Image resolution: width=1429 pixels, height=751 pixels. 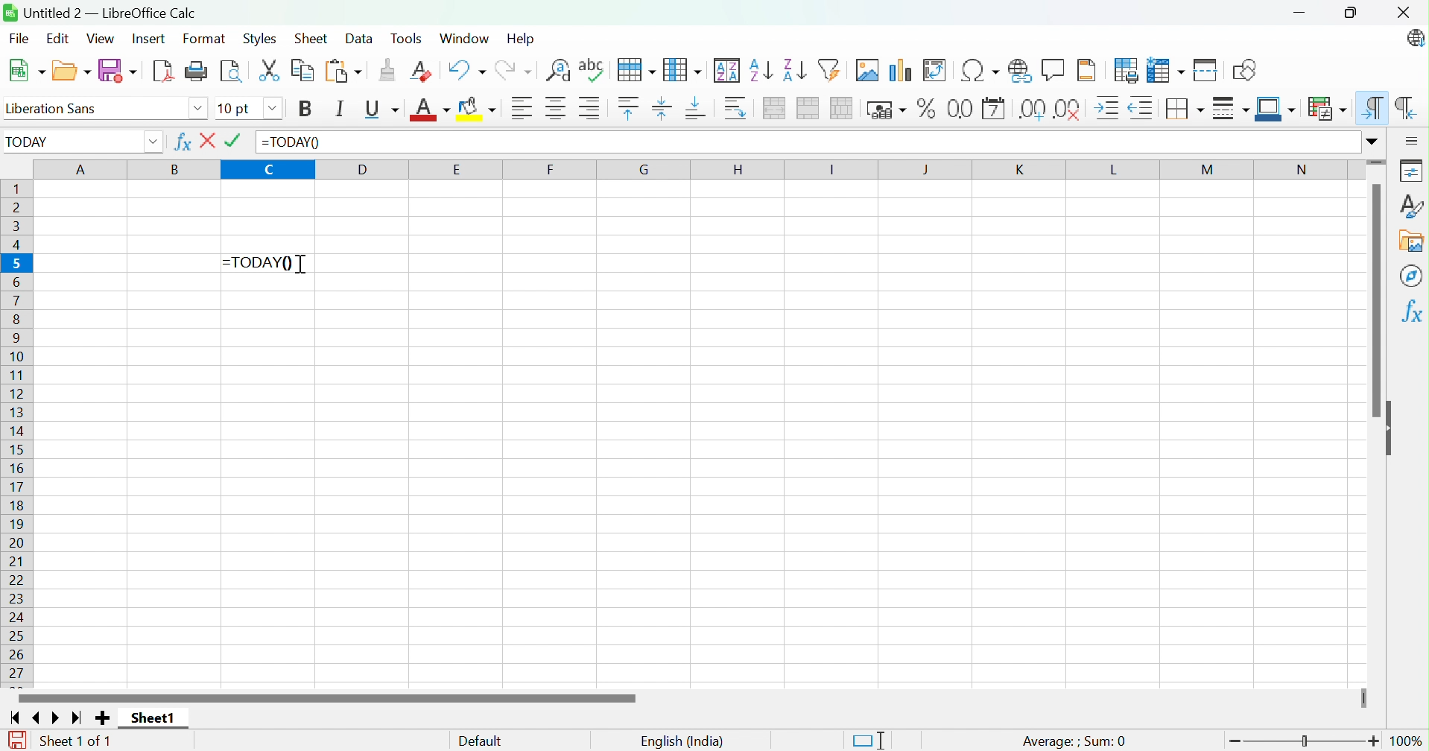 What do you see at coordinates (832, 70) in the screenshot?
I see `Autofilter` at bounding box center [832, 70].